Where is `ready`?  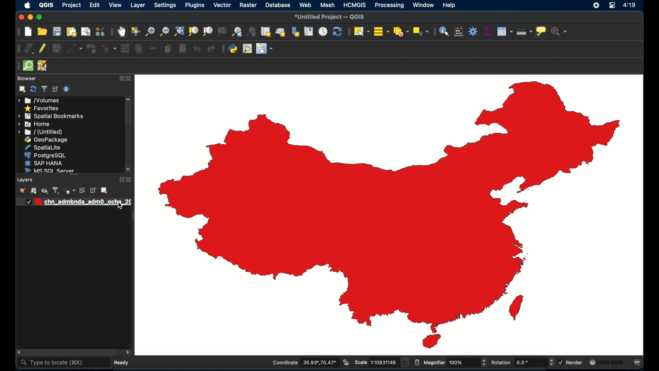
ready is located at coordinates (123, 362).